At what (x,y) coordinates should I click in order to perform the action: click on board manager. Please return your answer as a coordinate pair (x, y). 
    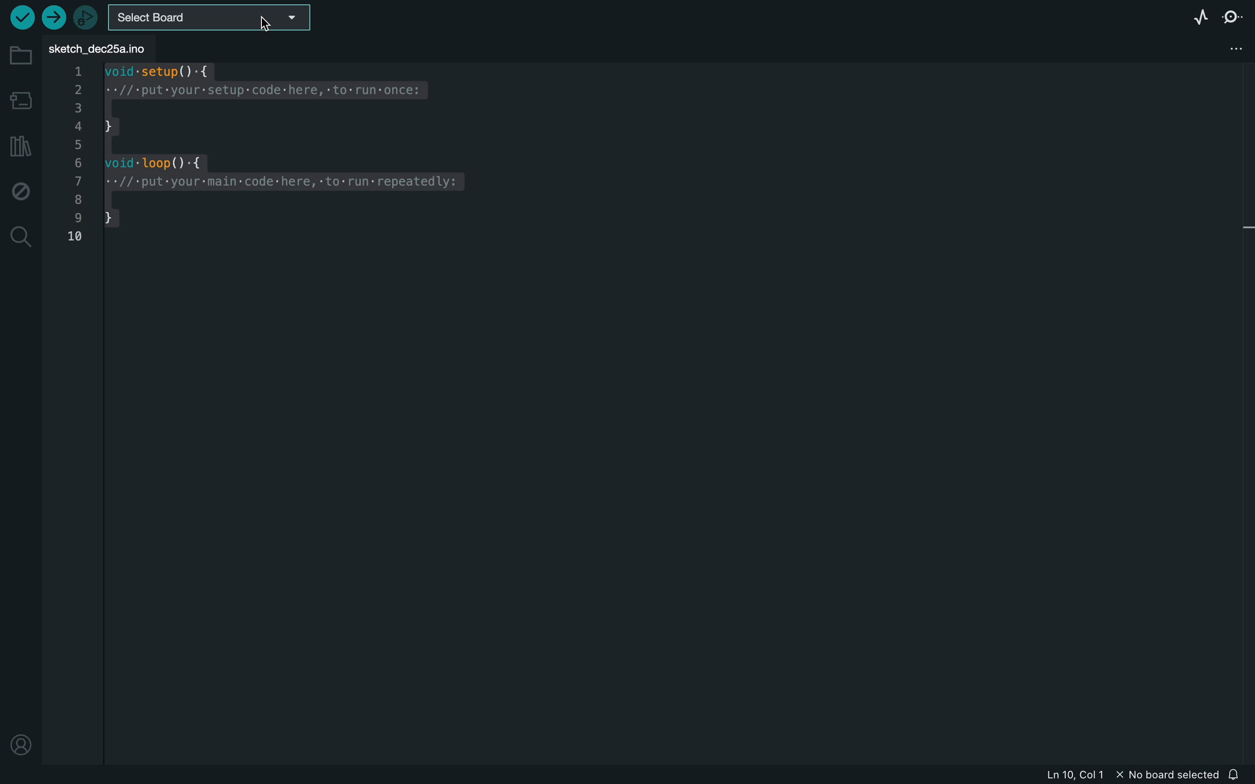
    Looking at the image, I should click on (20, 99).